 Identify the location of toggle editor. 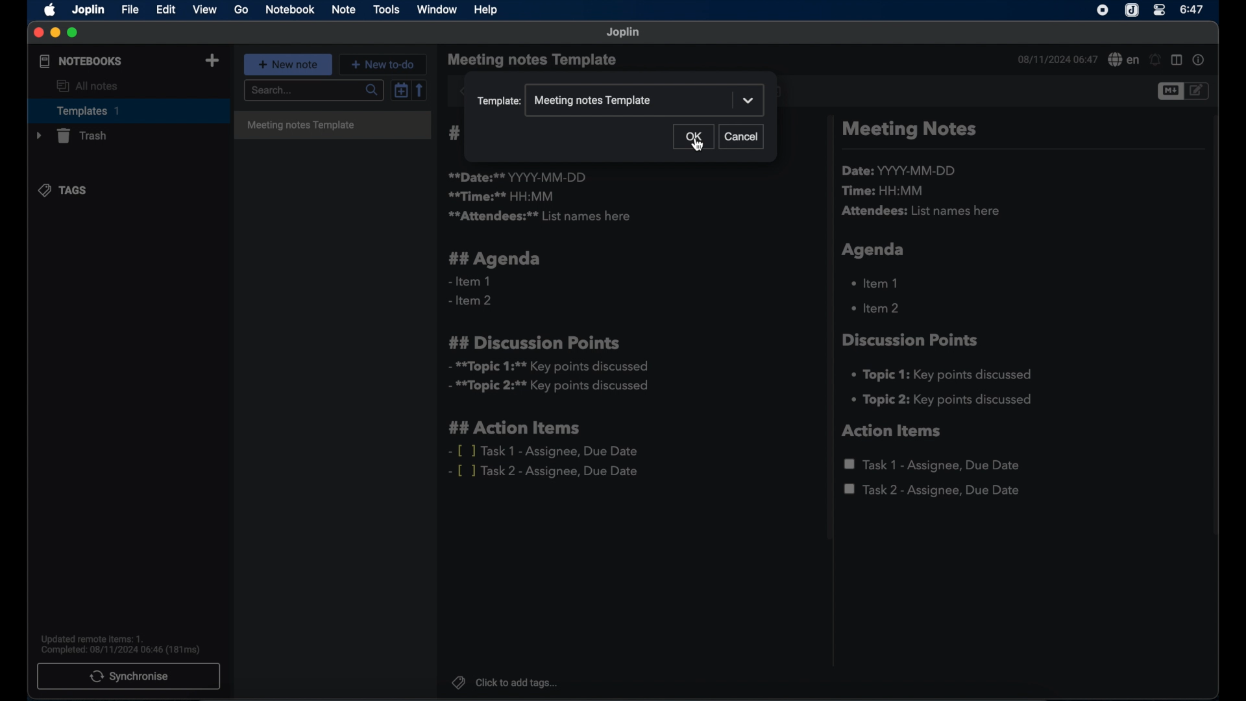
(1168, 92).